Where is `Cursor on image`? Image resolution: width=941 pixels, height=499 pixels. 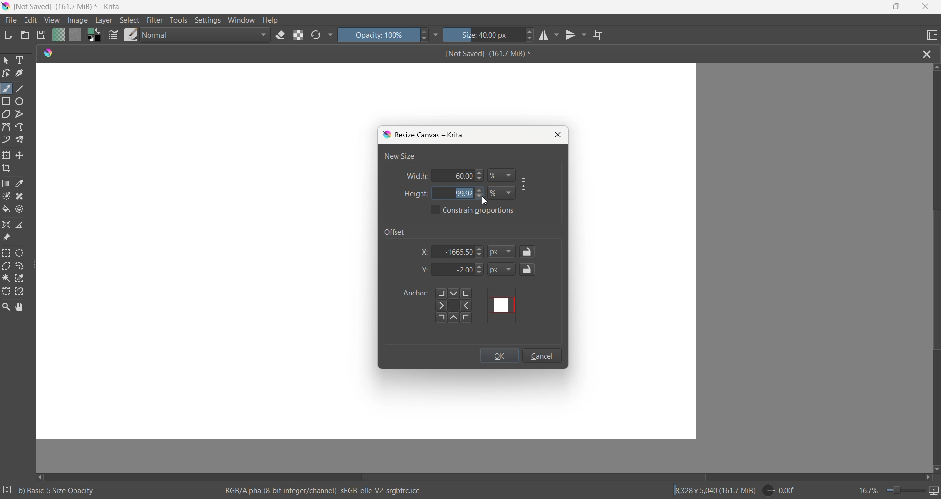 Cursor on image is located at coordinates (80, 21).